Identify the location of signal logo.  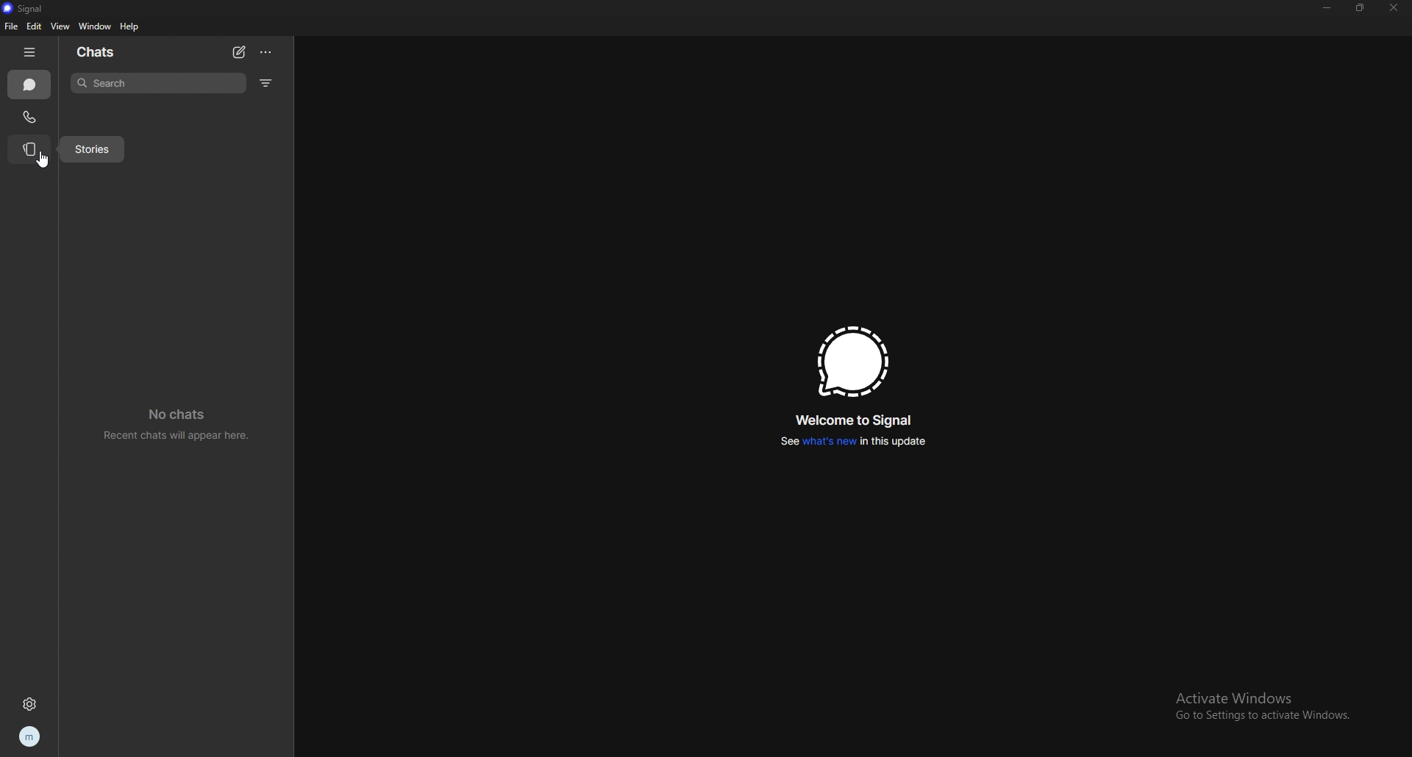
(852, 360).